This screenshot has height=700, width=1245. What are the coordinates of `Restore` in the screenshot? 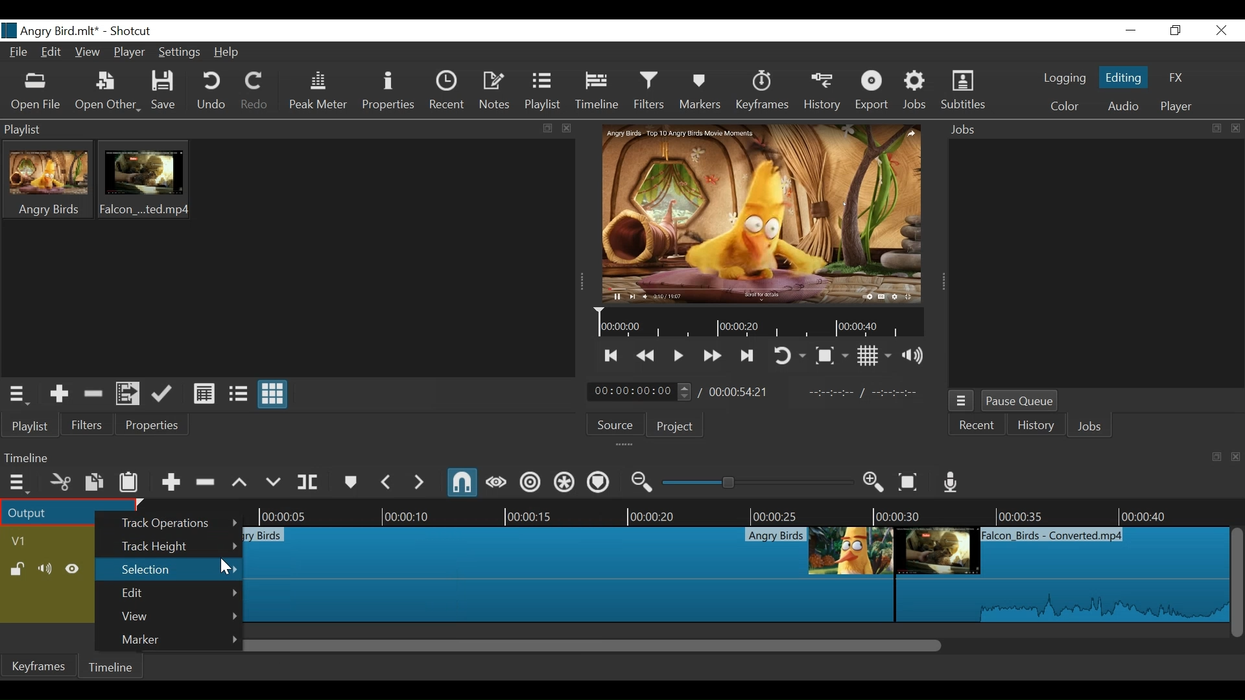 It's located at (1176, 31).